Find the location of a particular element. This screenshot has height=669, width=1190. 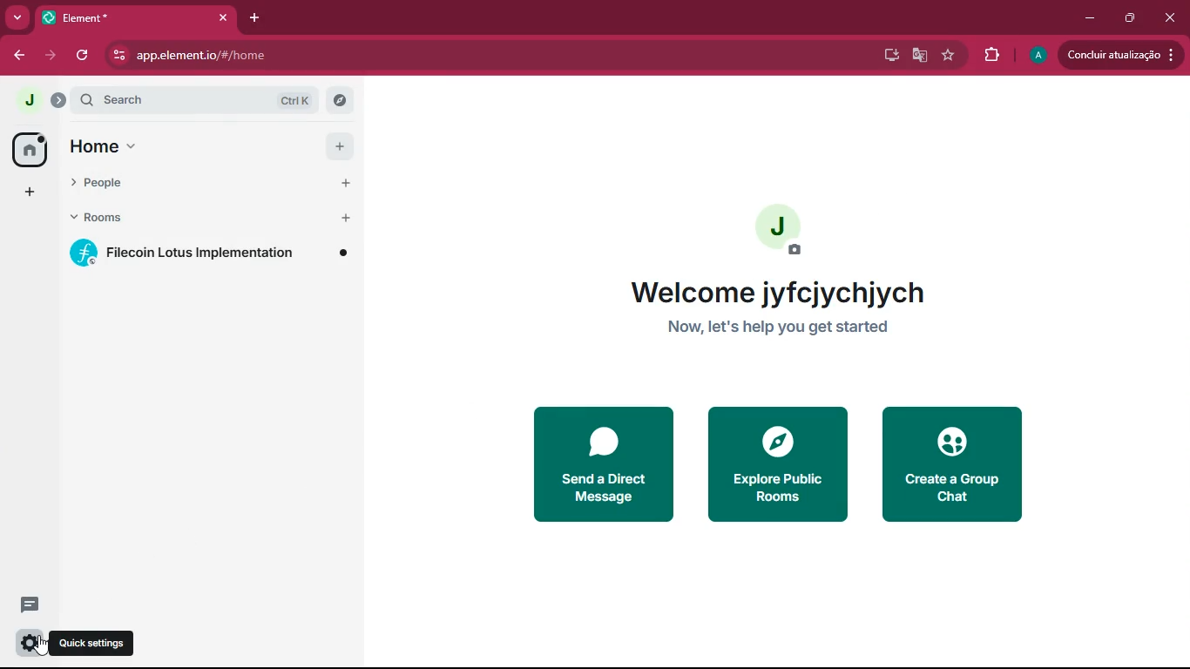

add button is located at coordinates (346, 181).